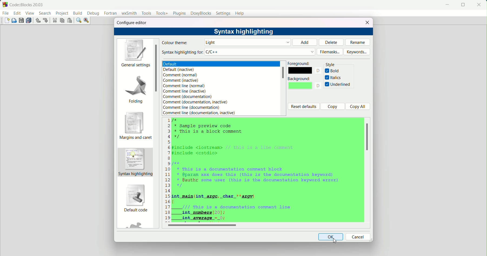 The image size is (487, 256). I want to click on copy, so click(62, 20).